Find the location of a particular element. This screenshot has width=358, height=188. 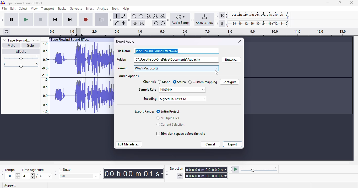

help is located at coordinates (126, 9).